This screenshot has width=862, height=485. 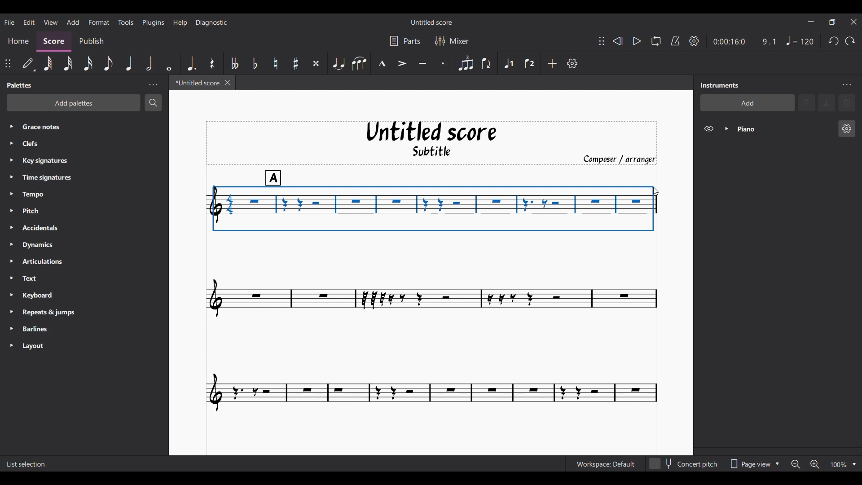 I want to click on Loop playback, so click(x=656, y=41).